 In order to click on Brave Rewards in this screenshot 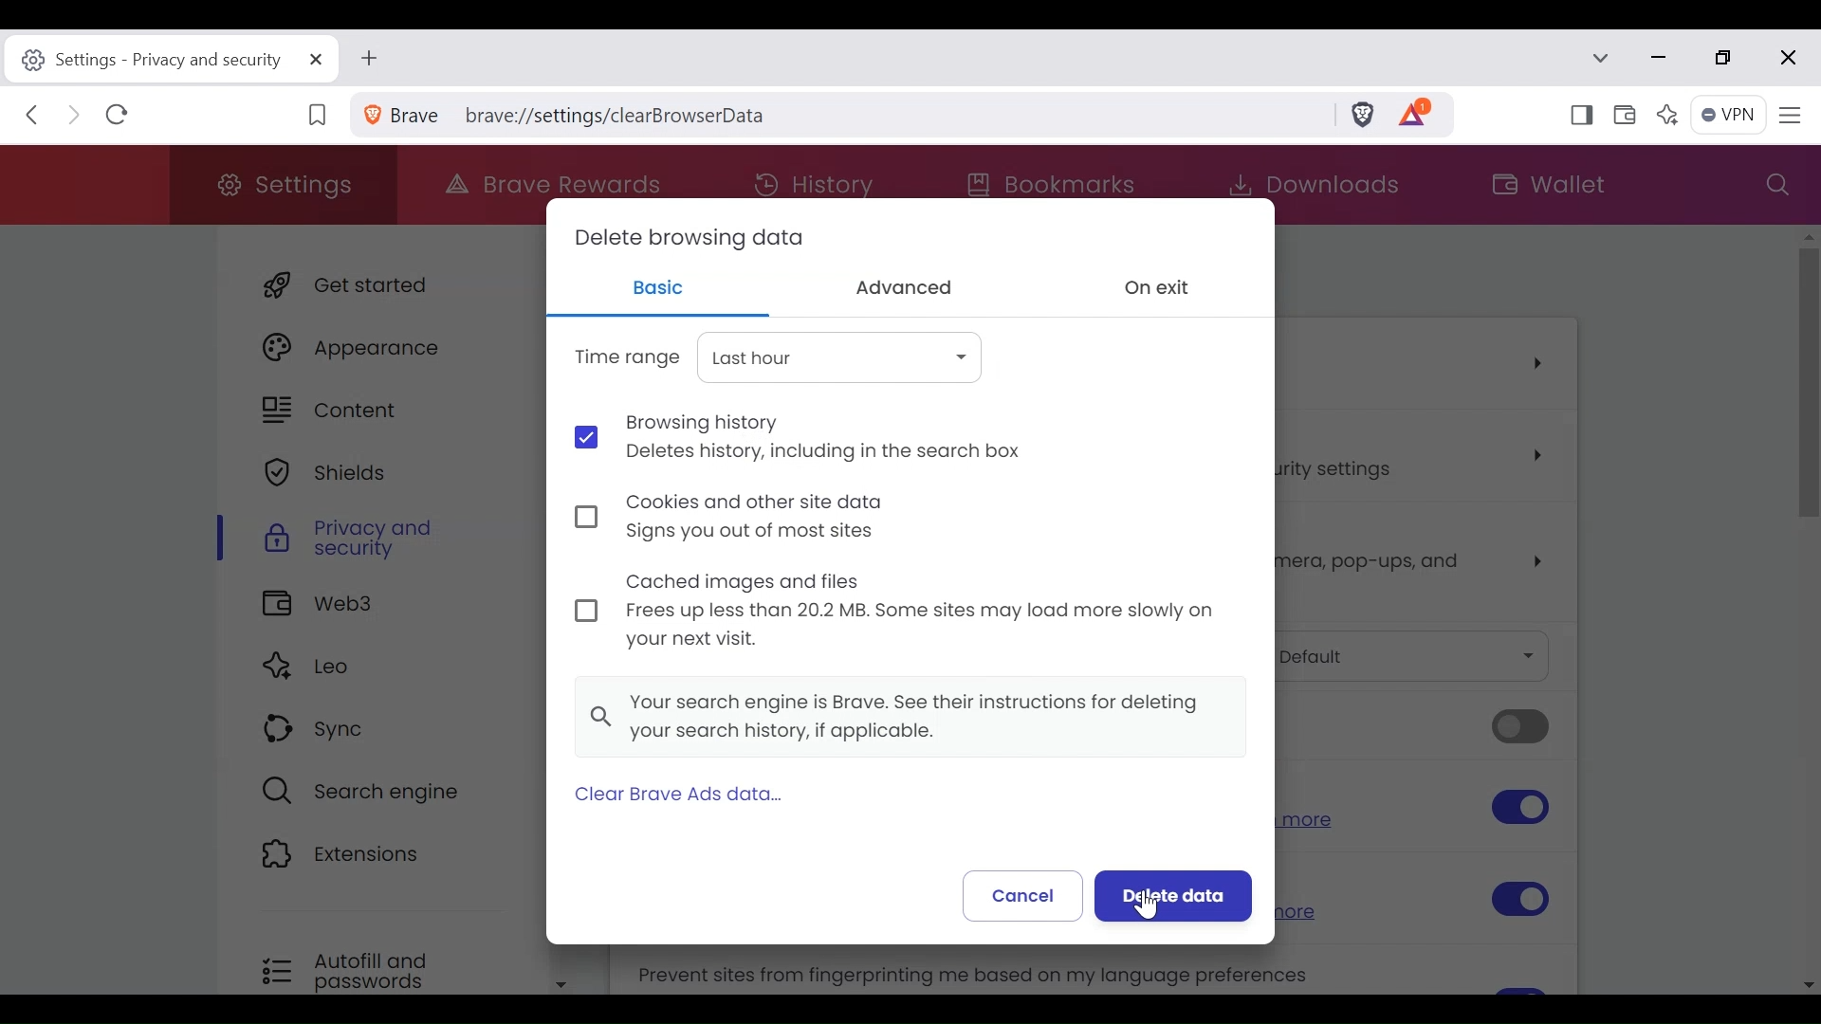, I will do `click(555, 181)`.